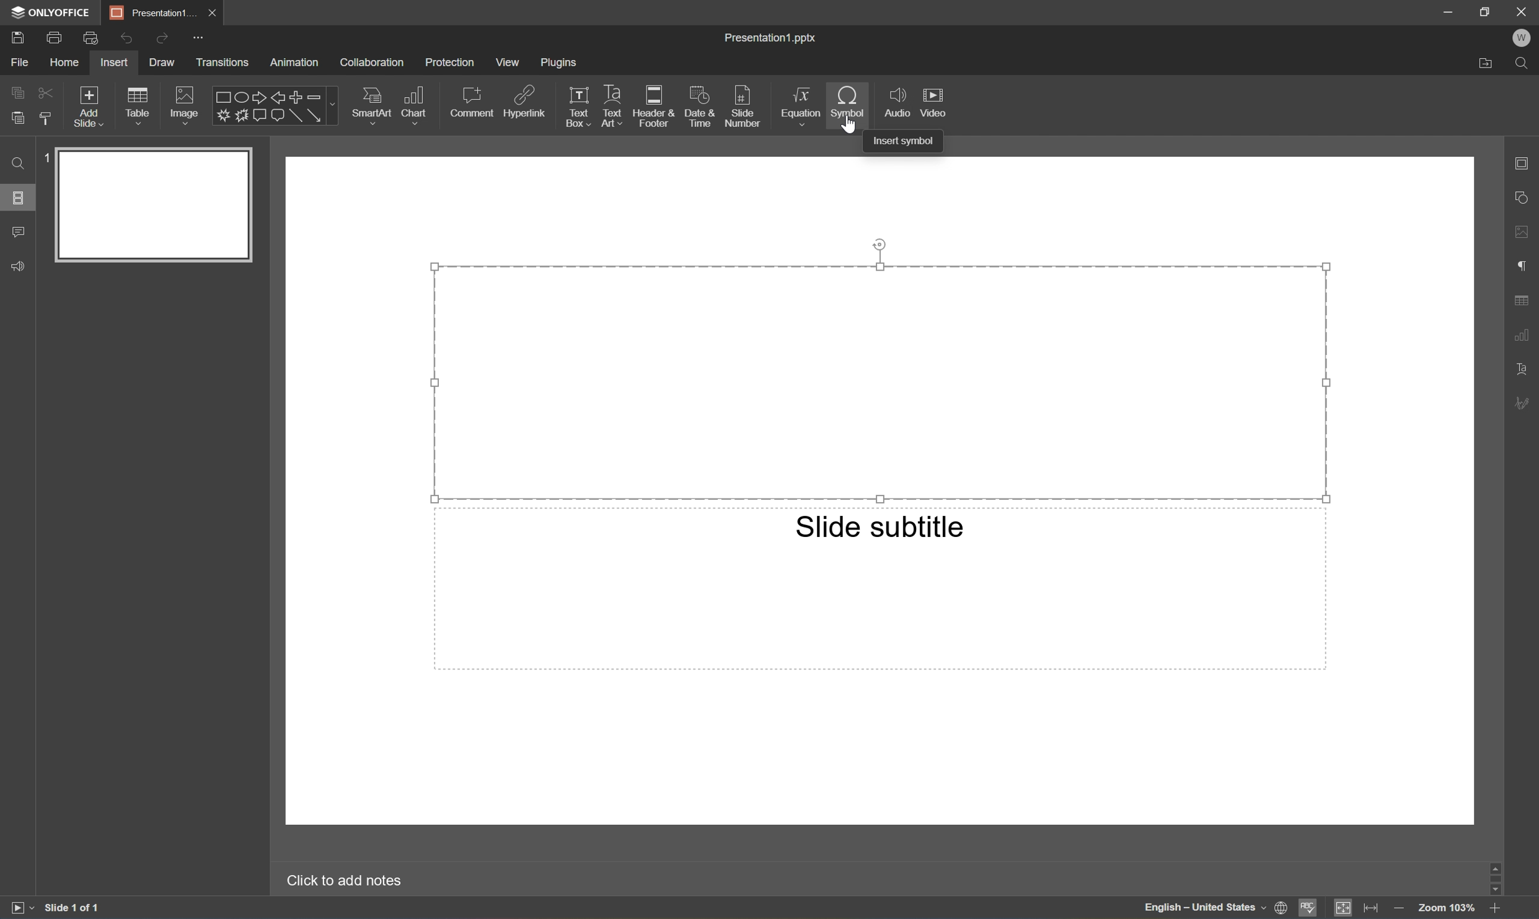 The height and width of the screenshot is (919, 1539). I want to click on Zoom in, so click(1494, 910).